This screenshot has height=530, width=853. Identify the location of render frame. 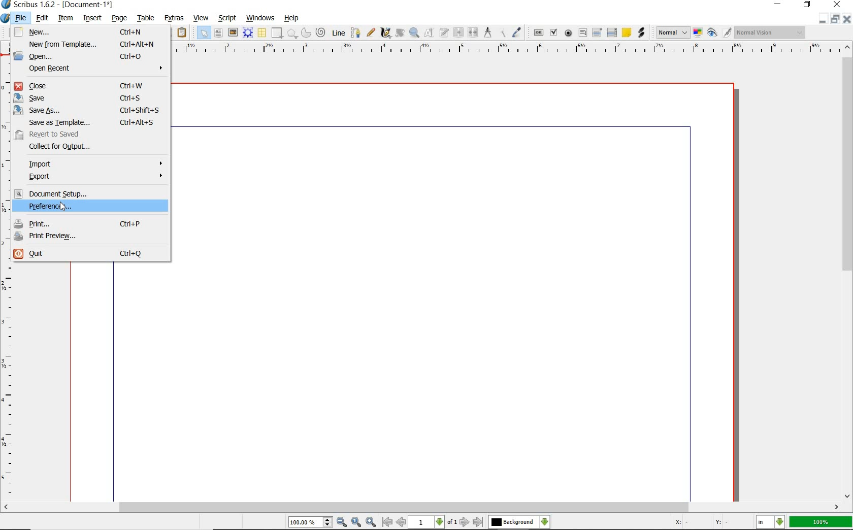
(248, 32).